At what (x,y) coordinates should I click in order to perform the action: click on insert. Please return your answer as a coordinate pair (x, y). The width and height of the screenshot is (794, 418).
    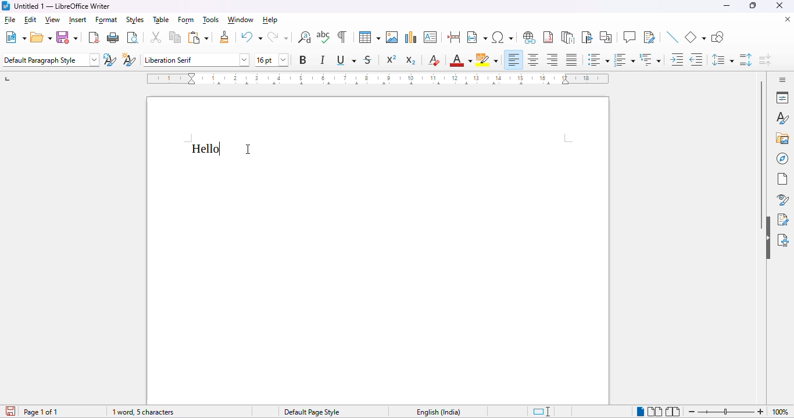
    Looking at the image, I should click on (77, 20).